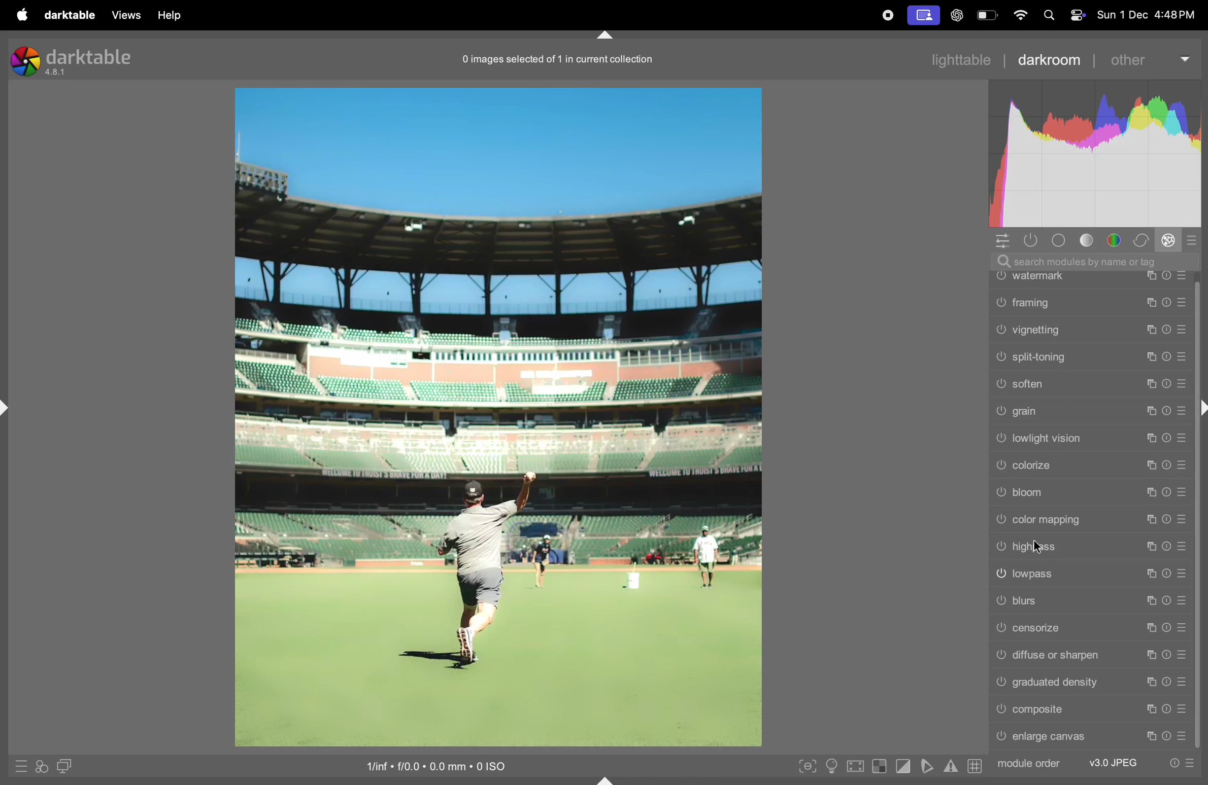 The width and height of the screenshot is (1208, 785). I want to click on other, so click(1145, 60).